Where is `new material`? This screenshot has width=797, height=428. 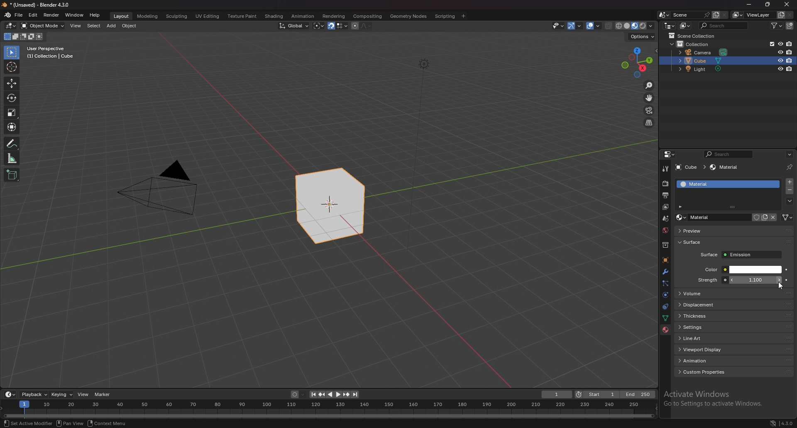
new material is located at coordinates (765, 217).